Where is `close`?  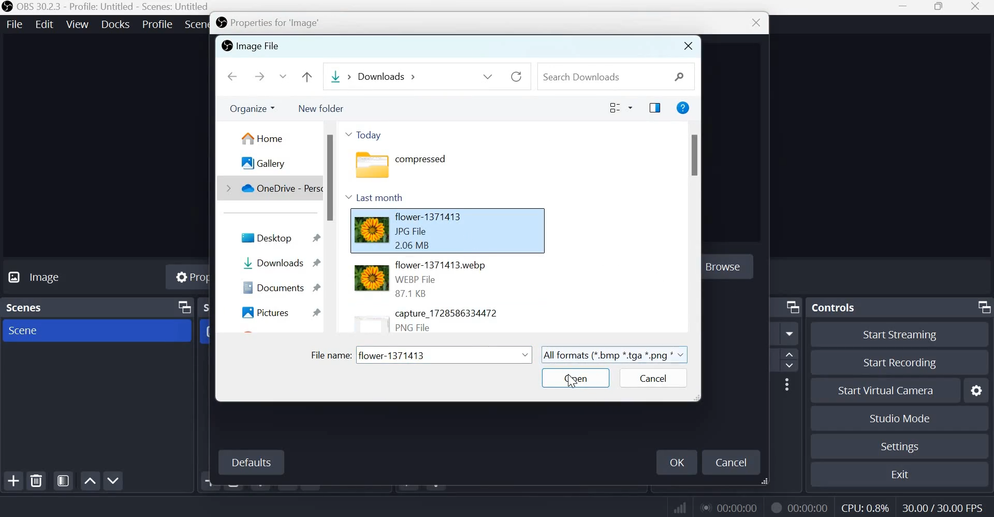 close is located at coordinates (978, 8).